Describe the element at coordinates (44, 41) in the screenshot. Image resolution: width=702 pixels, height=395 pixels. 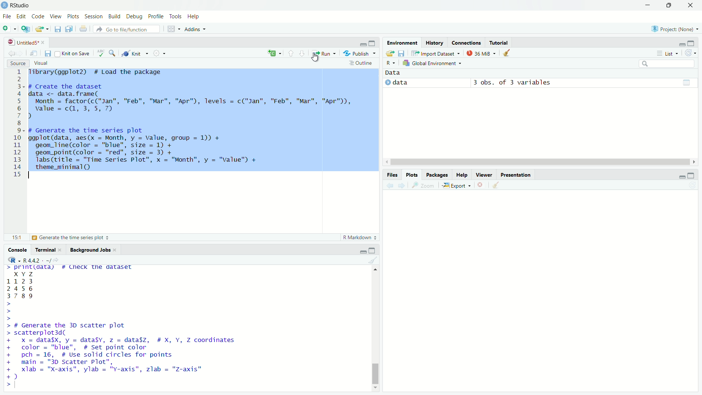
I see `close` at that location.